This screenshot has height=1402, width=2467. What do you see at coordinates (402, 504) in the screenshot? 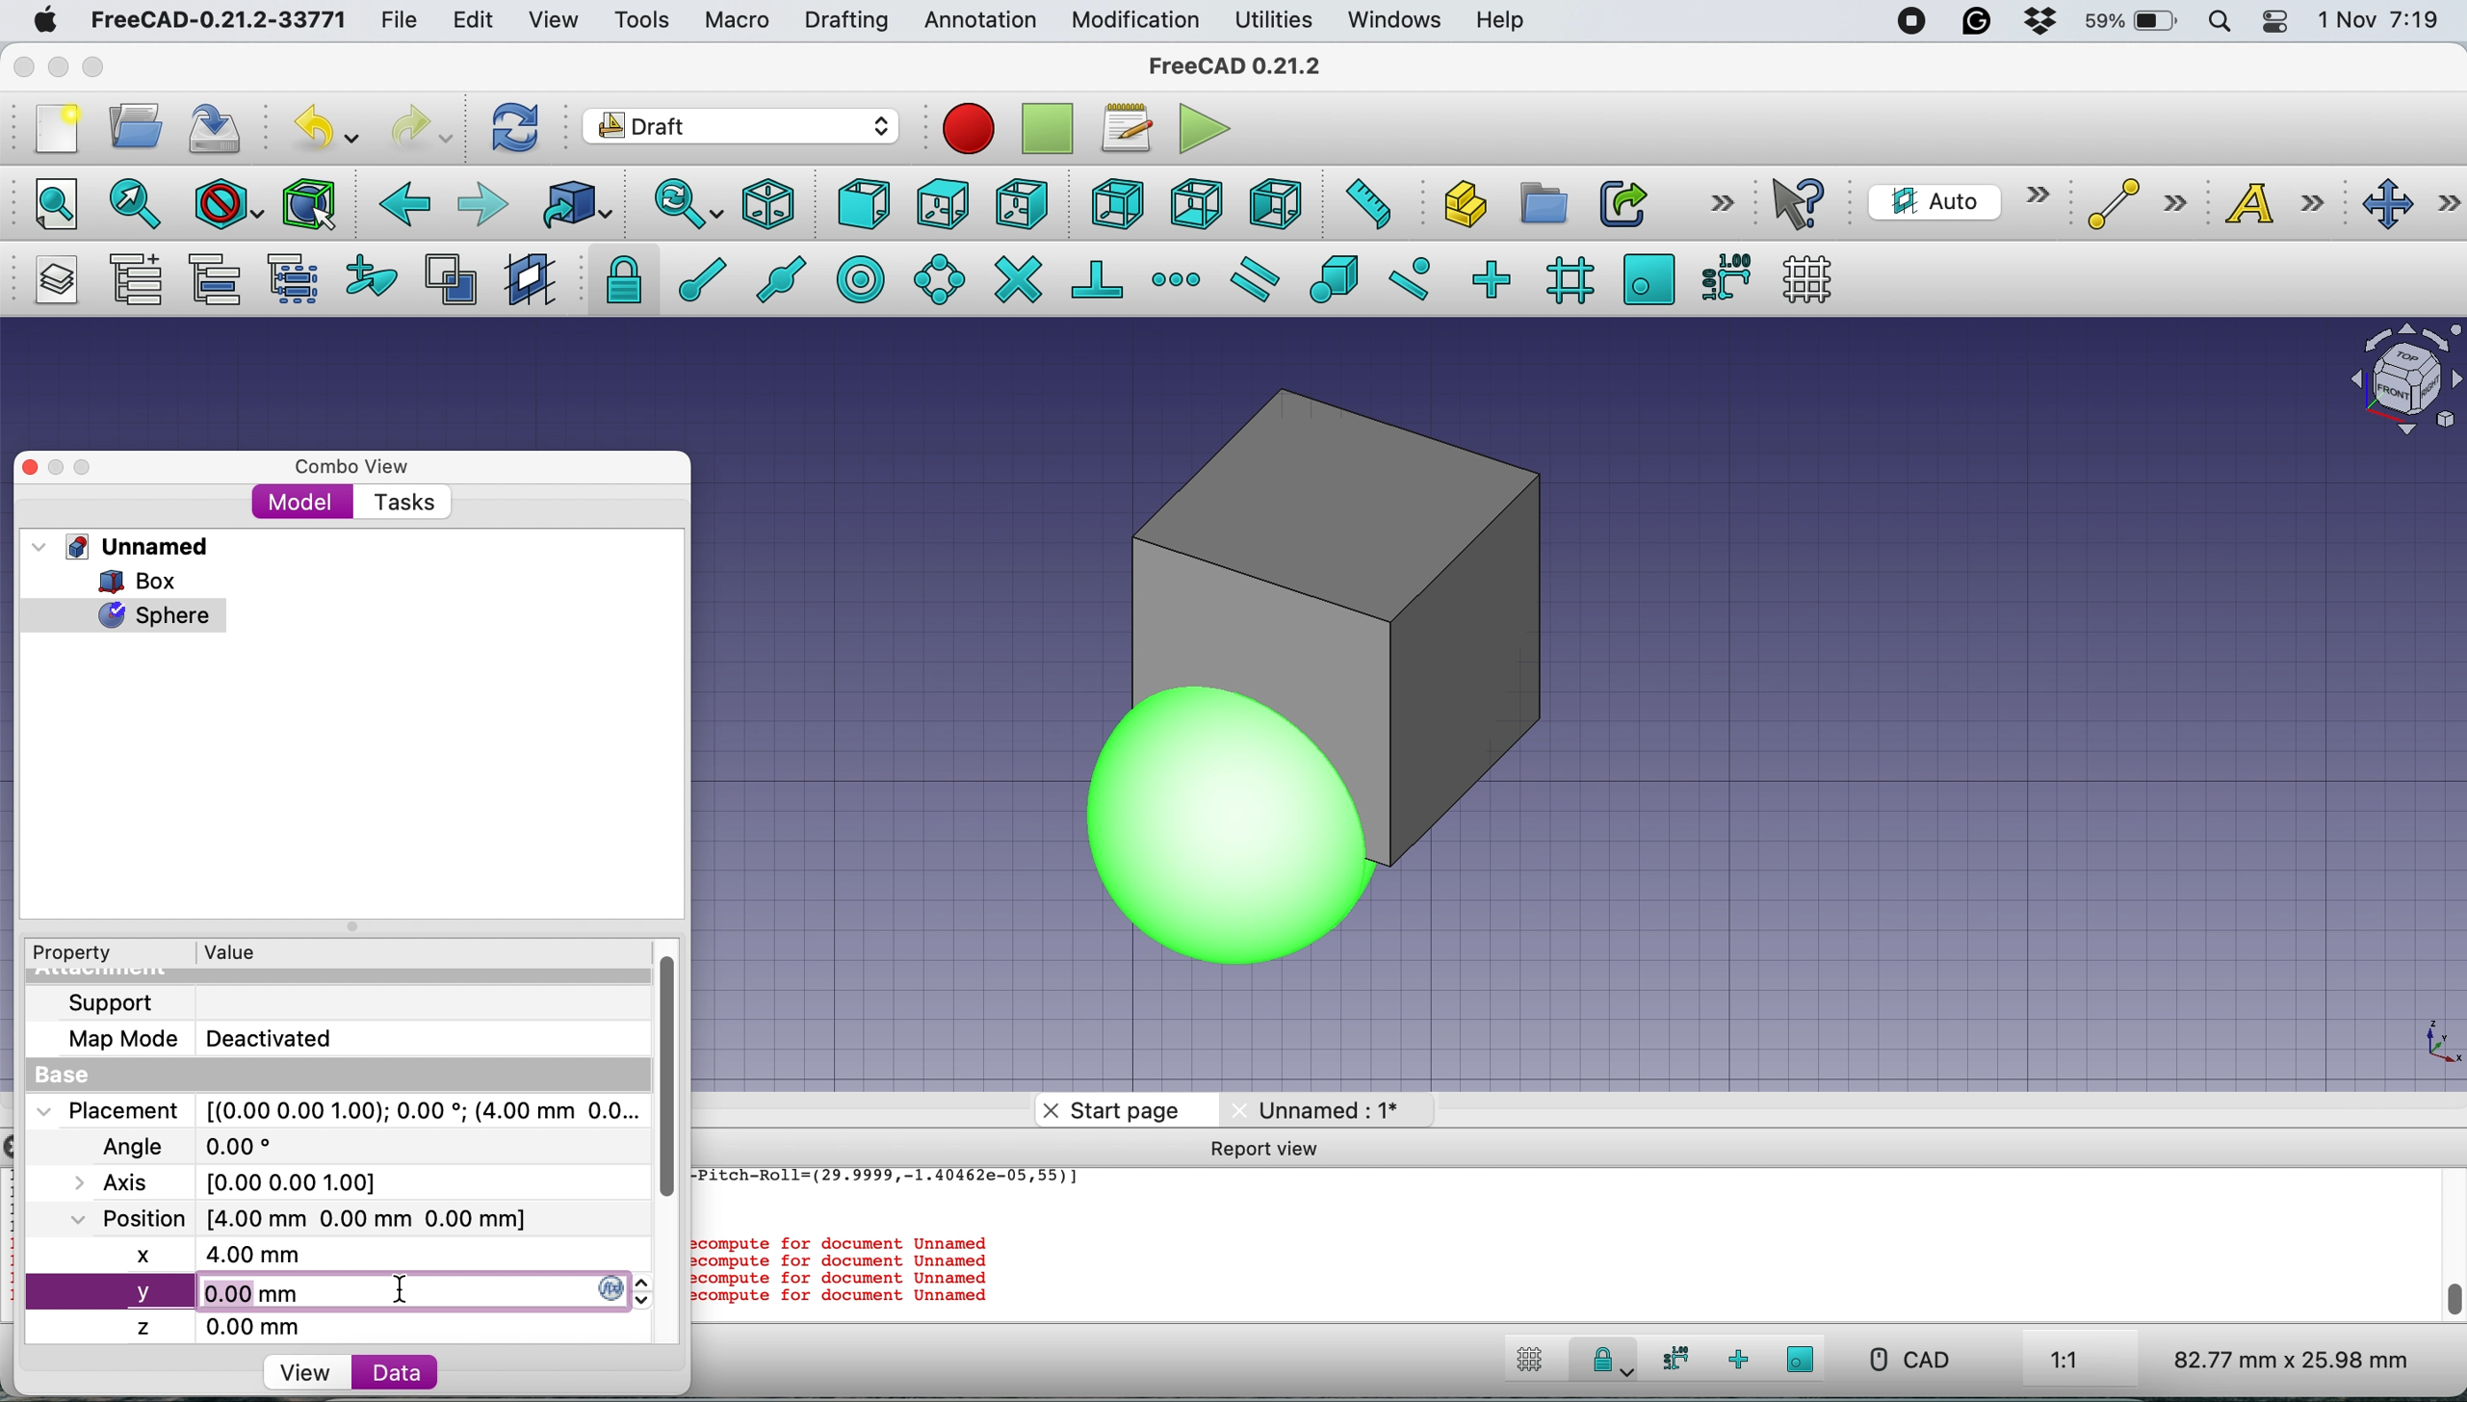
I see `tasks` at bounding box center [402, 504].